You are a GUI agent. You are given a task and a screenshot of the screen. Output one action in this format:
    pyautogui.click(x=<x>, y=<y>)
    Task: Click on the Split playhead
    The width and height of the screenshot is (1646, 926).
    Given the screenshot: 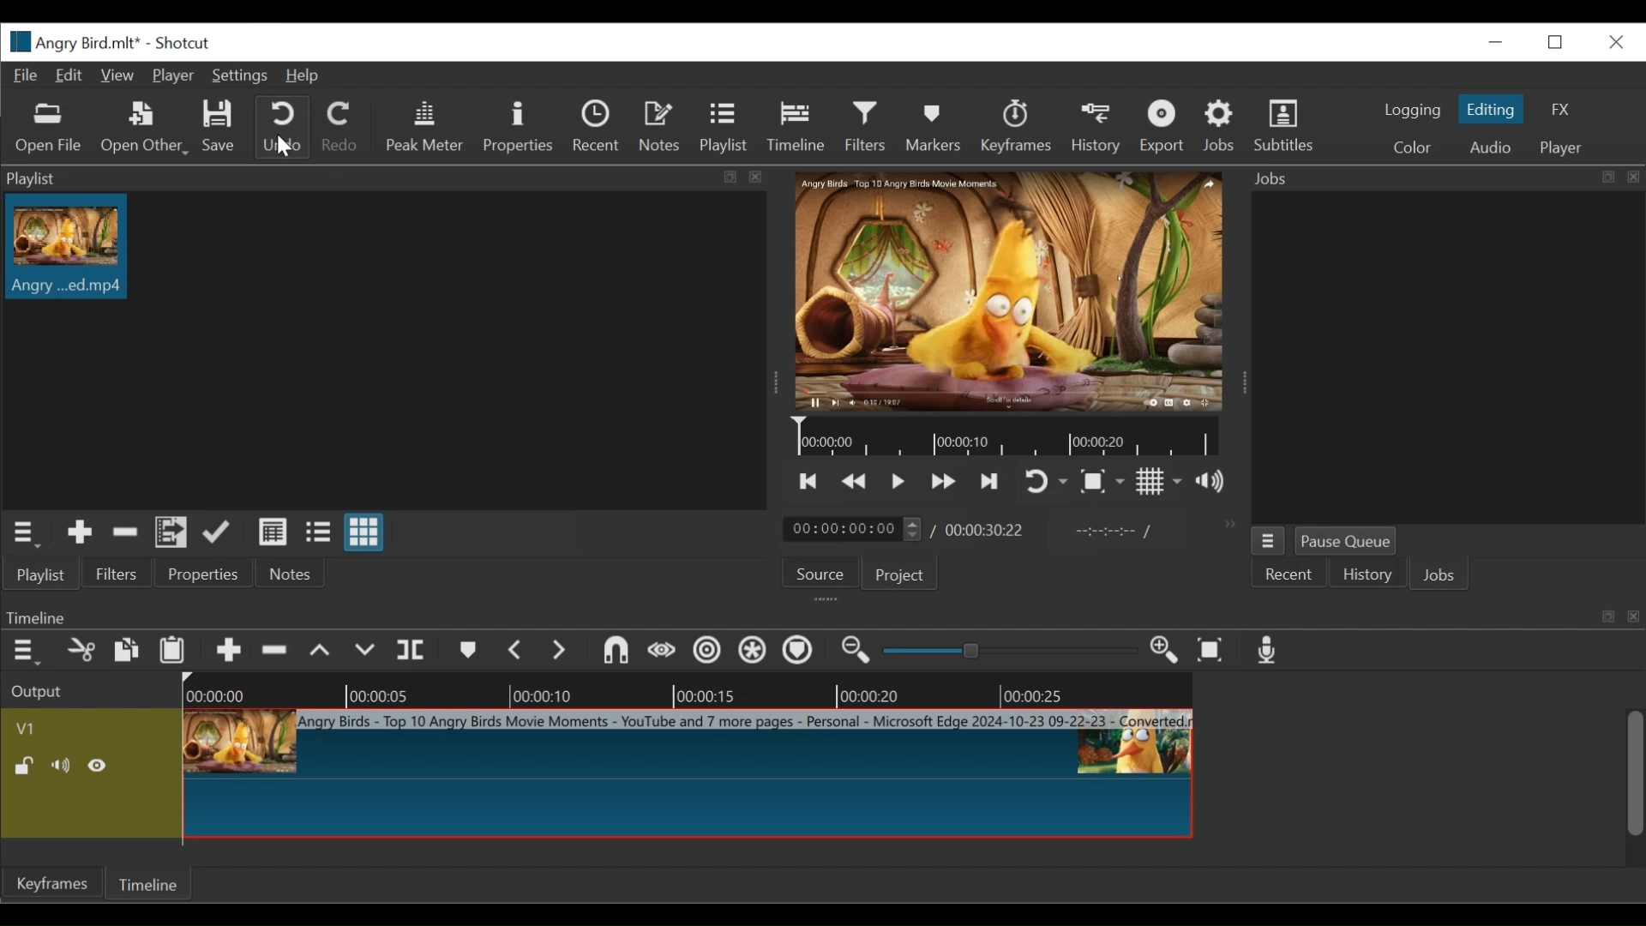 What is the action you would take?
    pyautogui.click(x=413, y=651)
    